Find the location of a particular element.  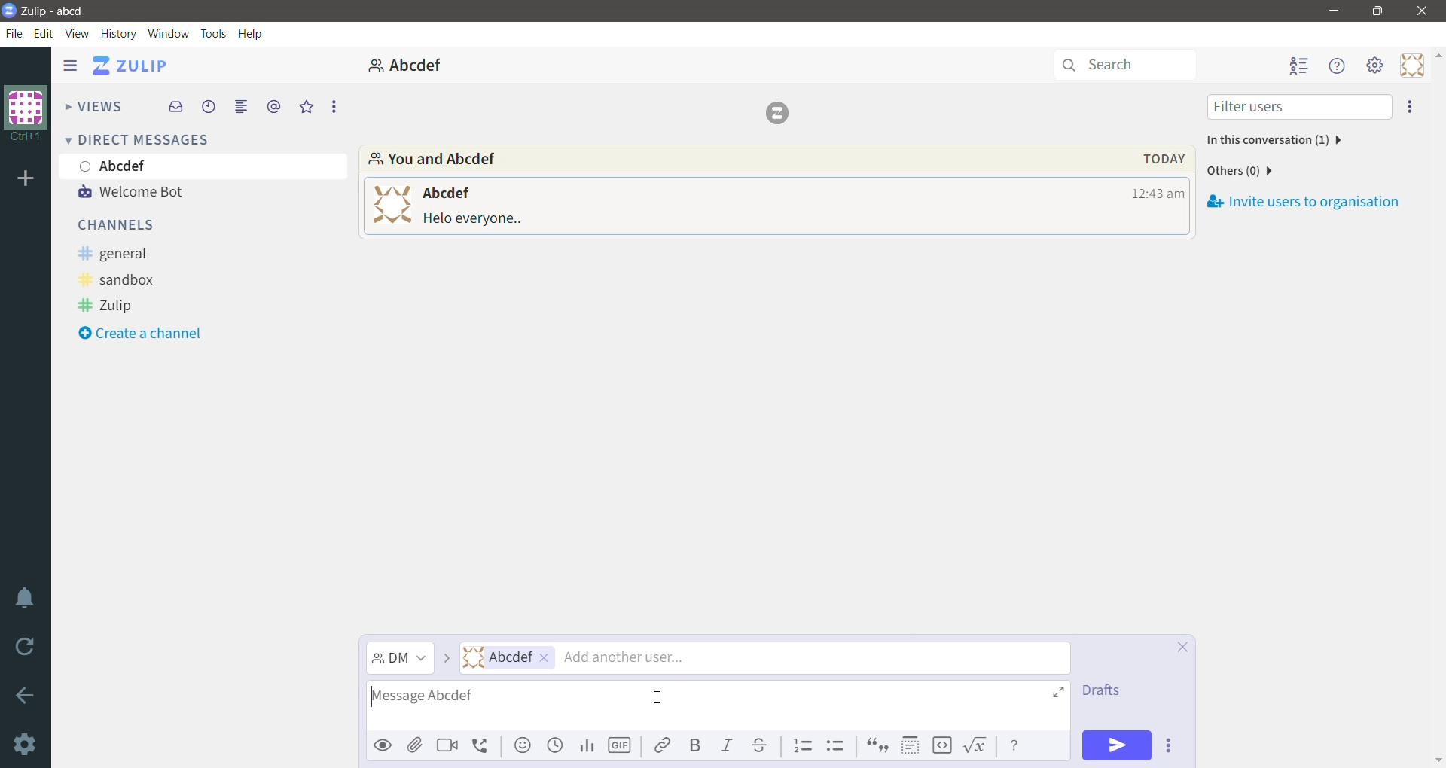

Help menu is located at coordinates (1339, 66).